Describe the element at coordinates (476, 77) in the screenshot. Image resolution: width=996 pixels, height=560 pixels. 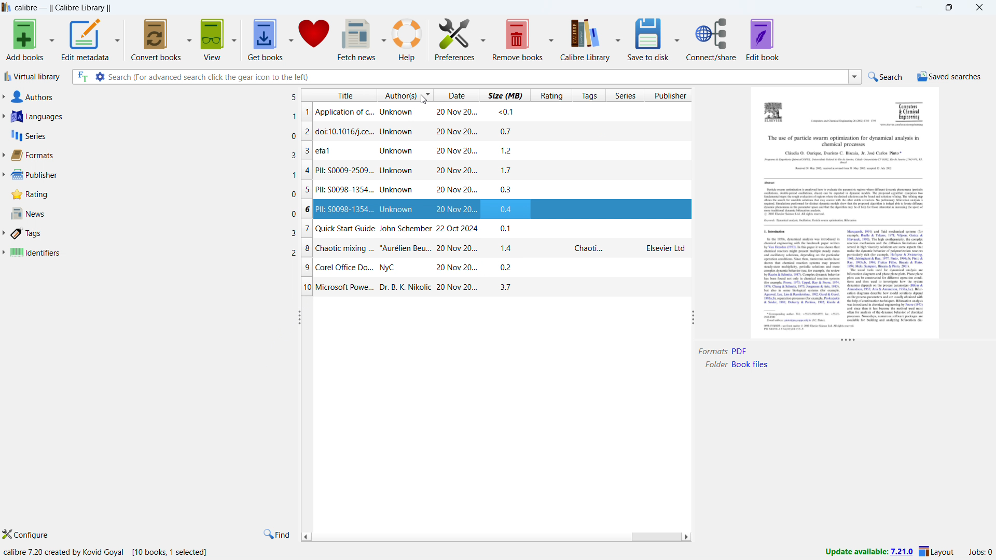
I see `search (For advanced search click the gear icon to the left` at that location.